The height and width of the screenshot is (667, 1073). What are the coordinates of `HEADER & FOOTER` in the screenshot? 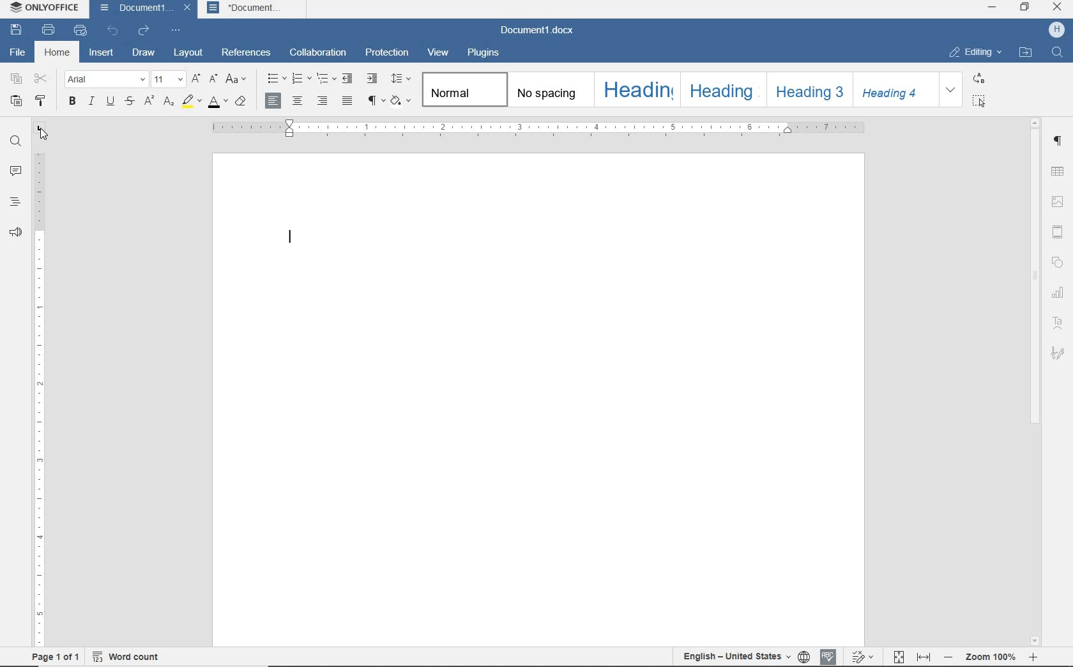 It's located at (1057, 231).